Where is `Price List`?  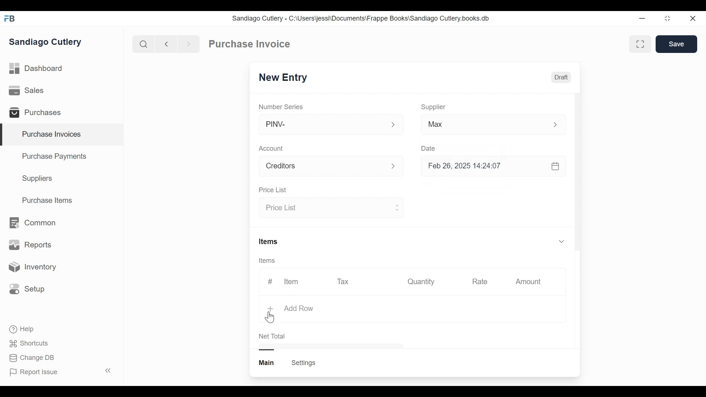
Price List is located at coordinates (272, 190).